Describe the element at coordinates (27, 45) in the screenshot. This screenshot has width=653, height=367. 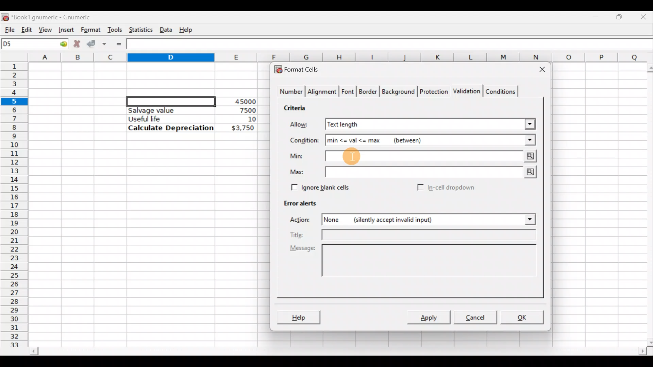
I see `Cell name D5` at that location.